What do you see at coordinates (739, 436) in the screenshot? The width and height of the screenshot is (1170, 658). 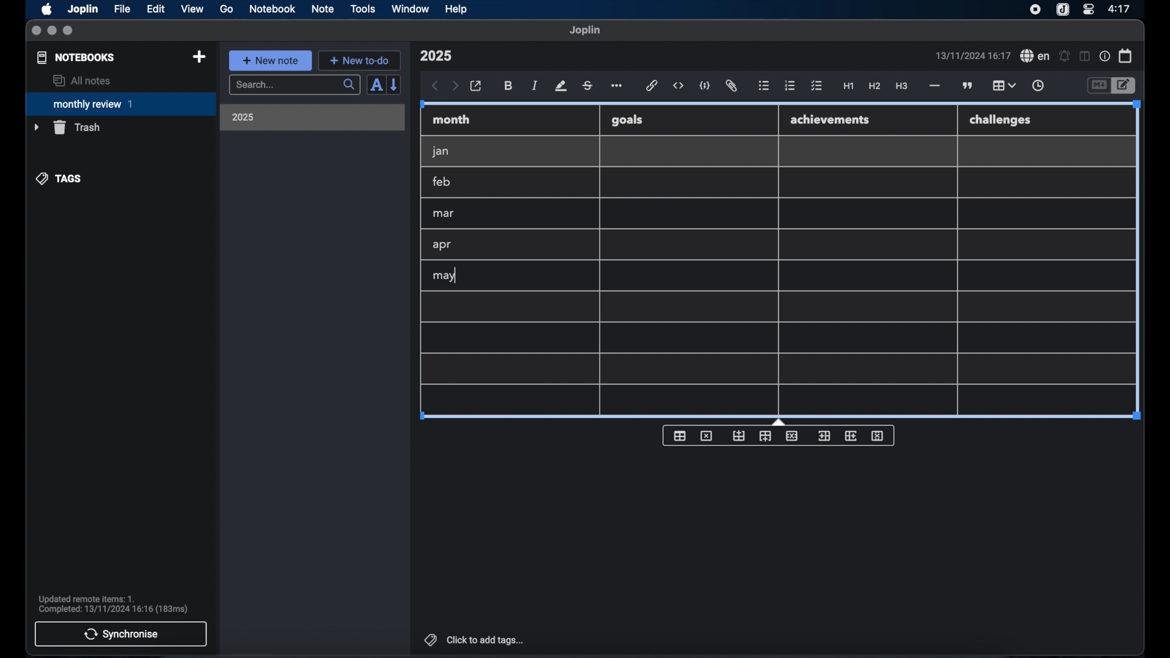 I see `insert row before` at bounding box center [739, 436].